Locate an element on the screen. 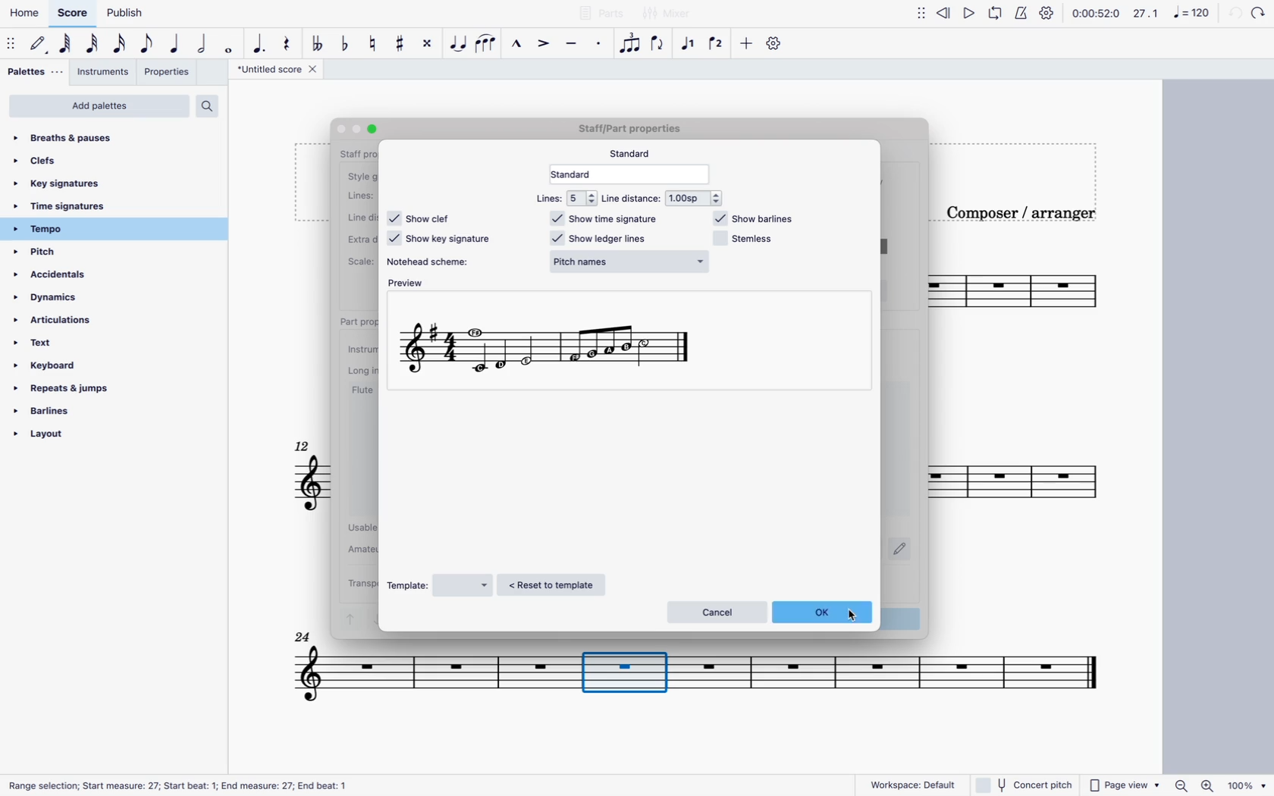 This screenshot has width=1274, height=796. toggle flat is located at coordinates (347, 43).